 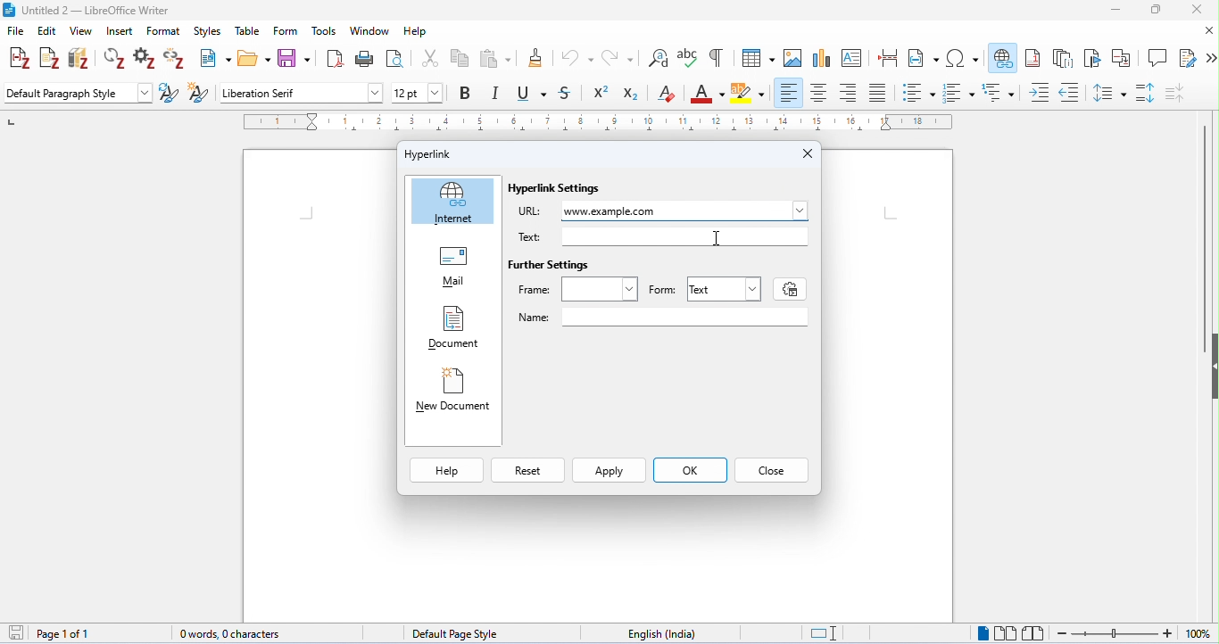 What do you see at coordinates (537, 58) in the screenshot?
I see `clone` at bounding box center [537, 58].